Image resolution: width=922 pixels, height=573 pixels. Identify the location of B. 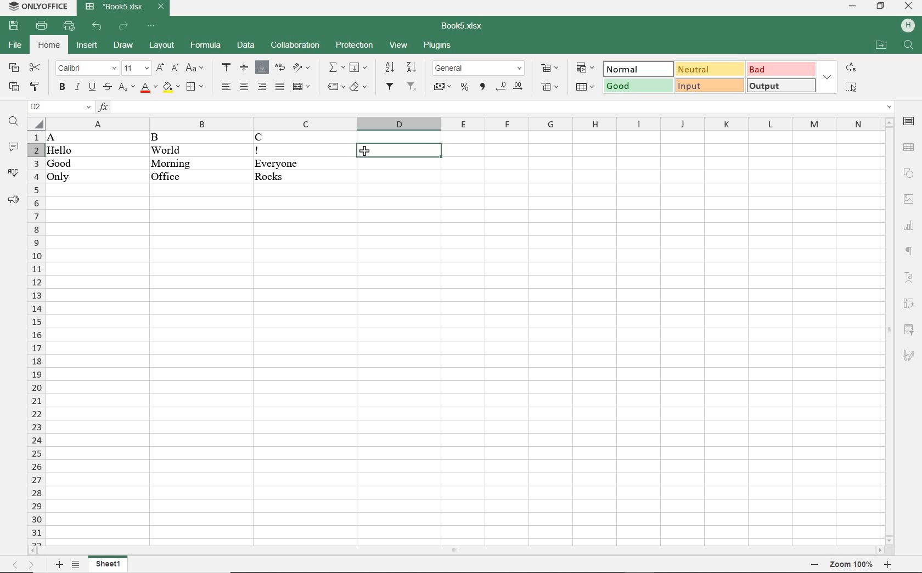
(165, 138).